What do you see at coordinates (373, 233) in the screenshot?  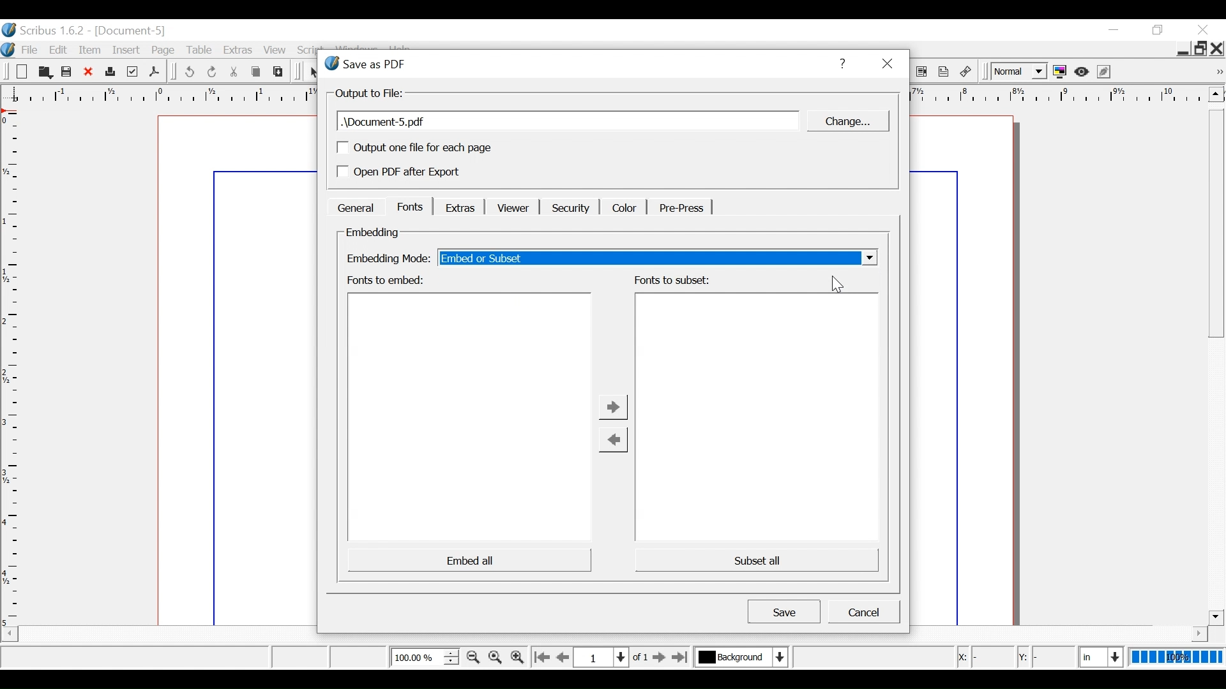 I see `Embedding` at bounding box center [373, 233].